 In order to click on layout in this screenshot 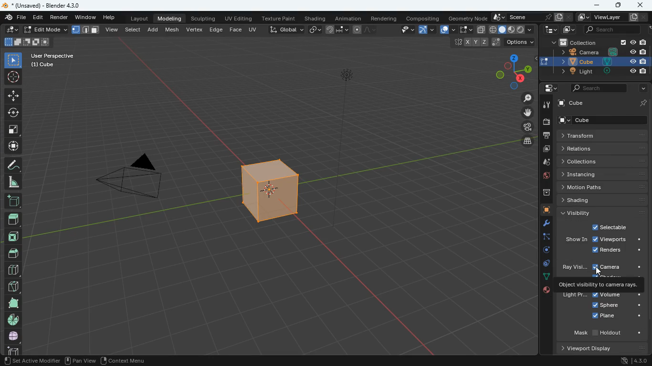, I will do `click(137, 19)`.